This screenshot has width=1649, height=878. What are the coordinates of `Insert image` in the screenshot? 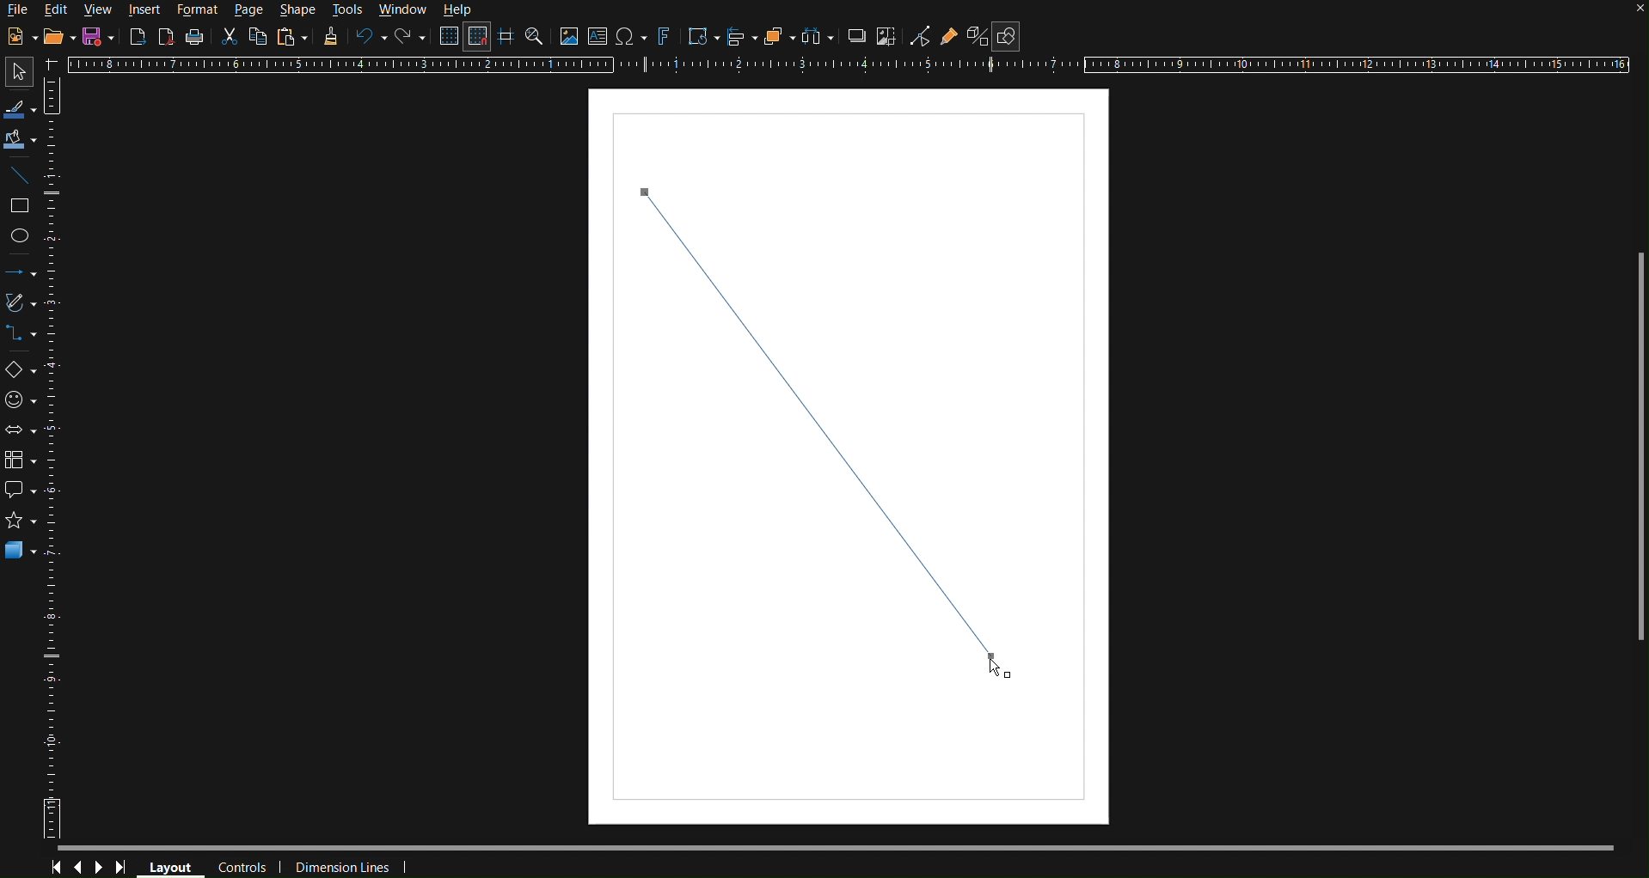 It's located at (567, 37).